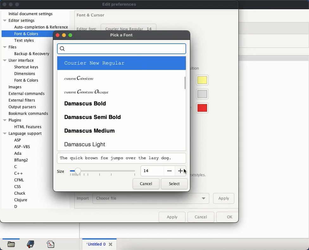 The width and height of the screenshot is (309, 250). Describe the element at coordinates (20, 20) in the screenshot. I see `editor settings` at that location.